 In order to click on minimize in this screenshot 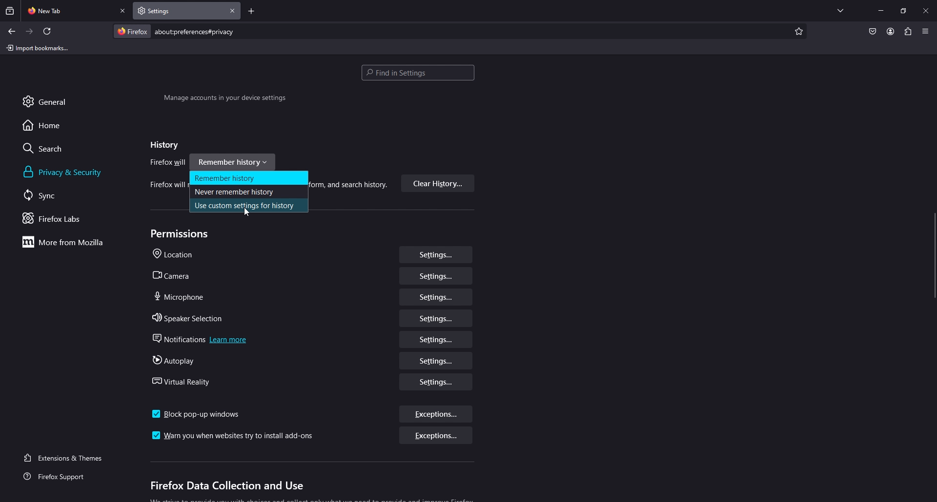, I will do `click(881, 10)`.